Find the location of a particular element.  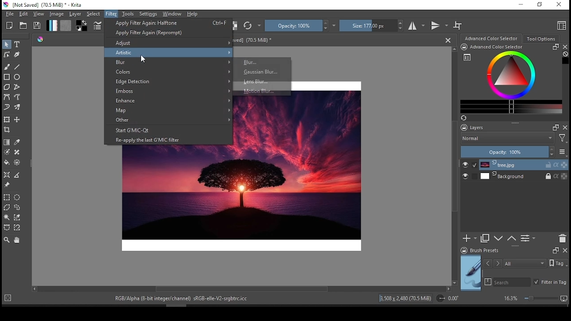

bezier curve selection tool is located at coordinates (8, 228).